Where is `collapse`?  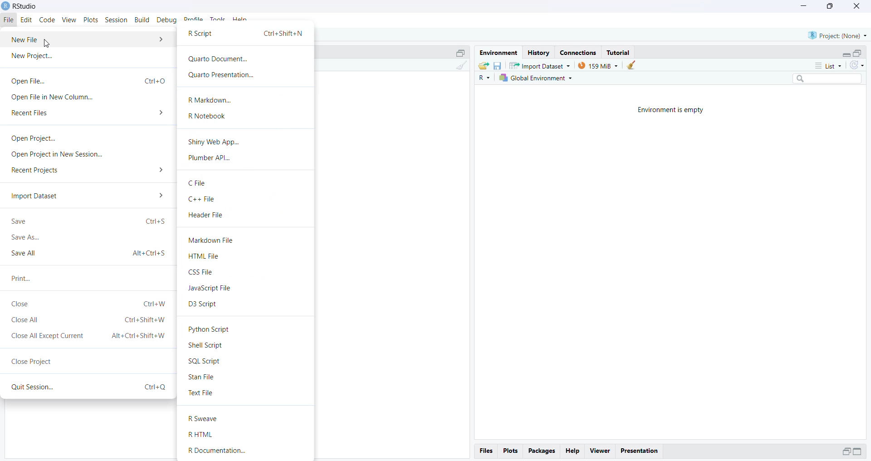
collapse is located at coordinates (859, 53).